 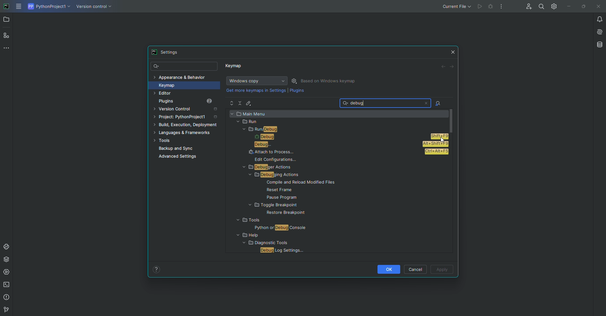 I want to click on FILE NAME, so click(x=303, y=190).